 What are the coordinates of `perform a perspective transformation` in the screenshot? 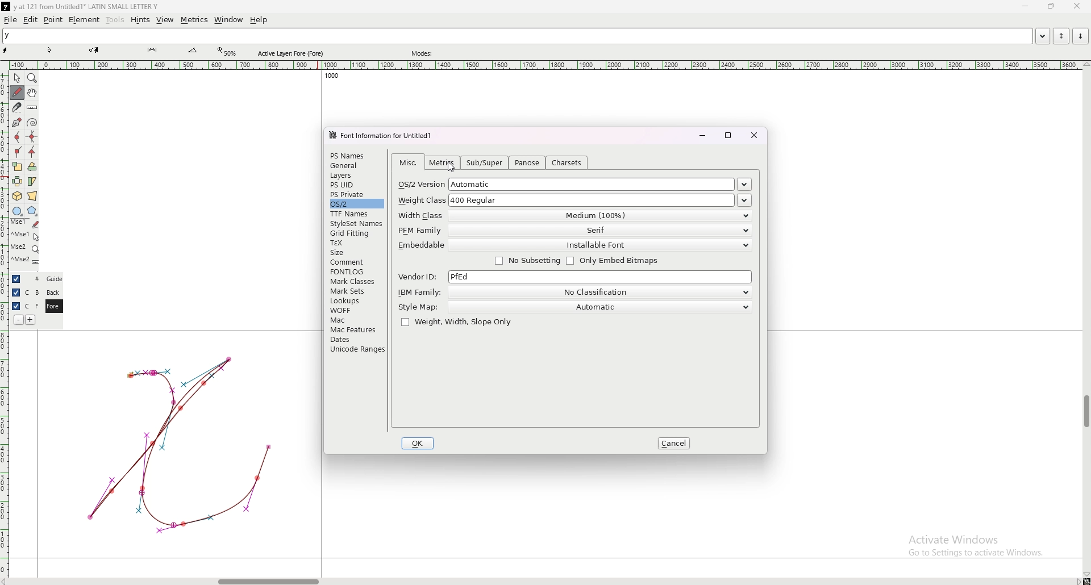 It's located at (32, 196).